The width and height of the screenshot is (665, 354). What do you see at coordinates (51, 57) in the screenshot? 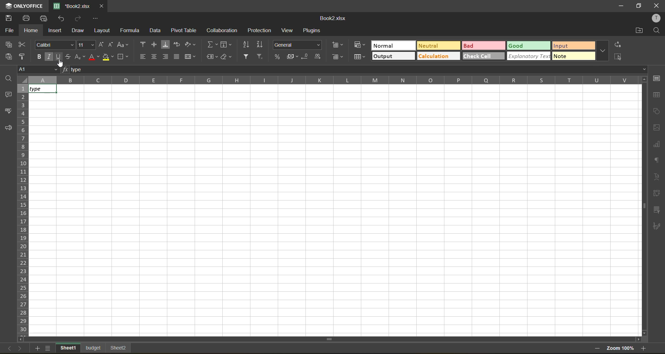
I see `italic` at bounding box center [51, 57].